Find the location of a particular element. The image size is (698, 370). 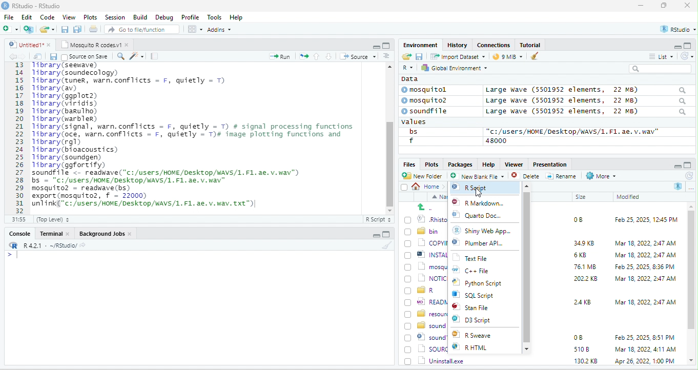

Uninstall.exe is located at coordinates (435, 360).